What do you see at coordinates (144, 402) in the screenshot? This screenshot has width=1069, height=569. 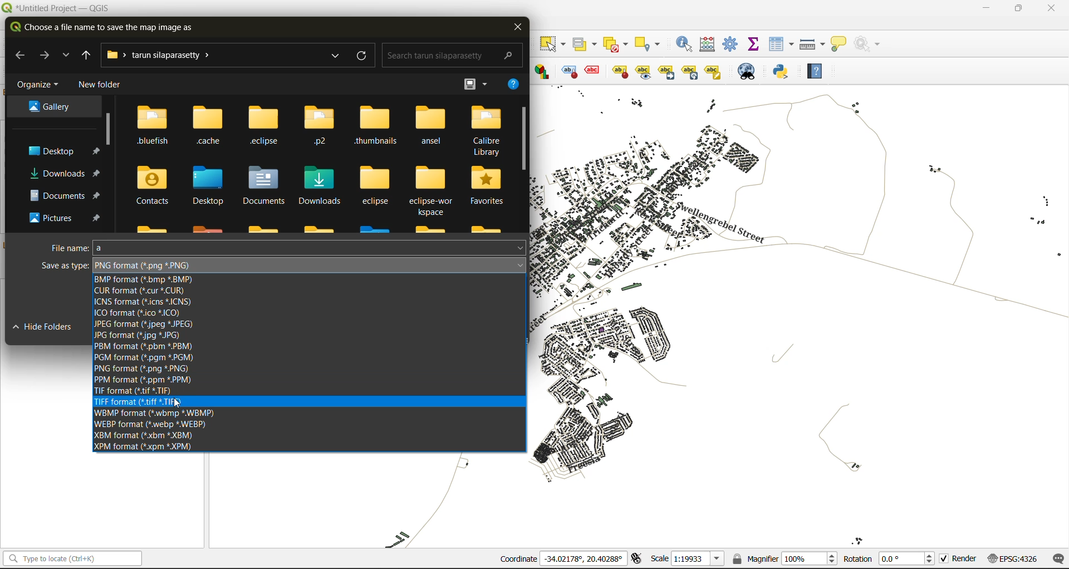 I see `tiff` at bounding box center [144, 402].